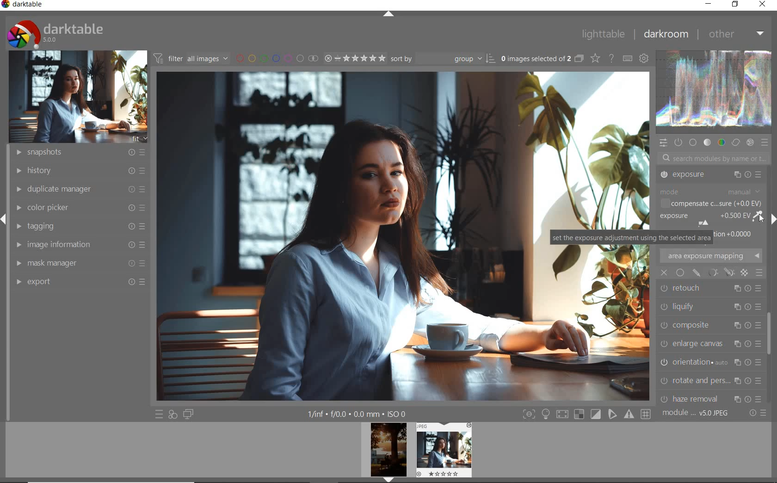  Describe the element at coordinates (628, 59) in the screenshot. I see `DEFINE KEYBOARD SHORTCUT` at that location.